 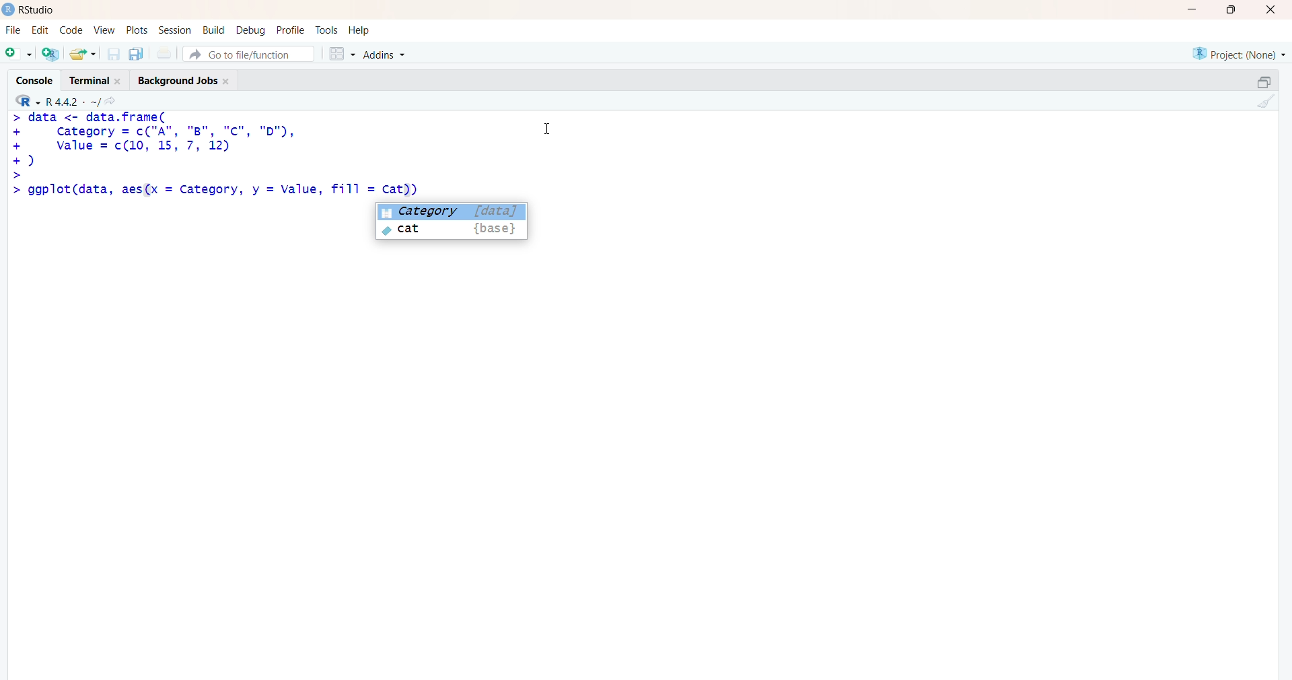 What do you see at coordinates (38, 79) in the screenshot?
I see `Console` at bounding box center [38, 79].